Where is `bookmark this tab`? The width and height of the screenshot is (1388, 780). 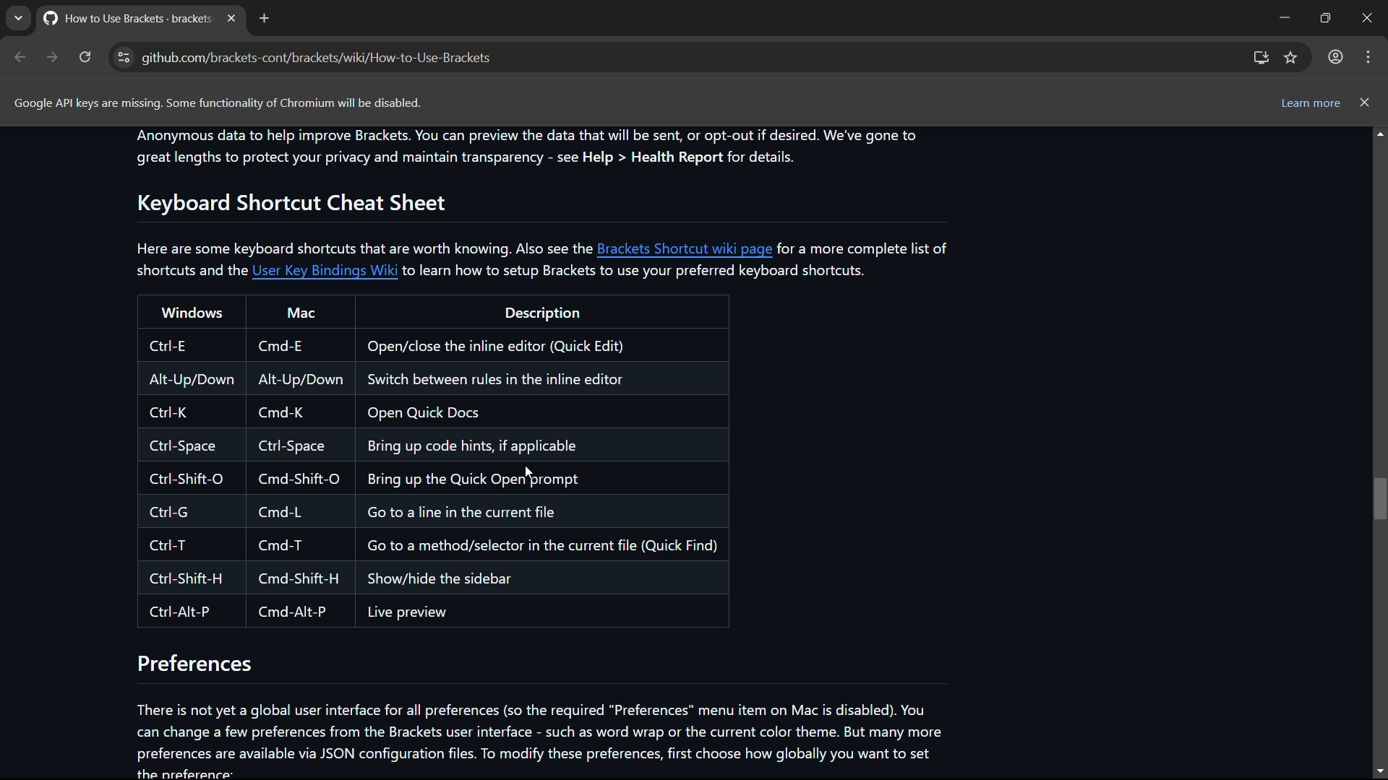 bookmark this tab is located at coordinates (1292, 57).